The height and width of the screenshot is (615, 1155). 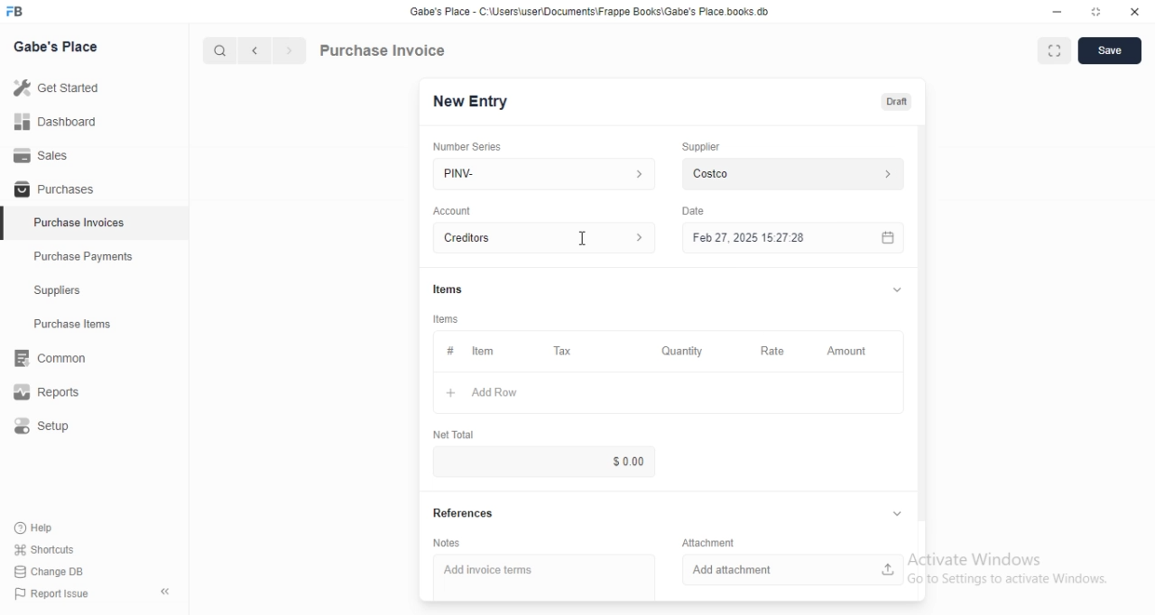 What do you see at coordinates (45, 549) in the screenshot?
I see `Shortcuts` at bounding box center [45, 549].